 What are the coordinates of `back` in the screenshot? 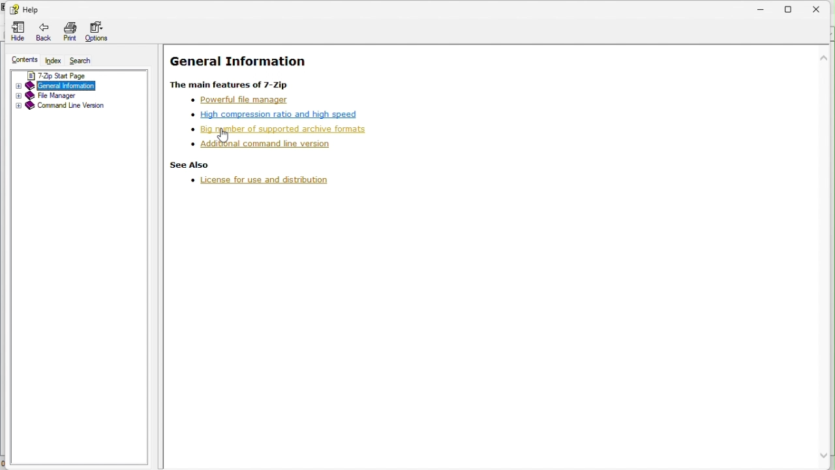 It's located at (42, 30).